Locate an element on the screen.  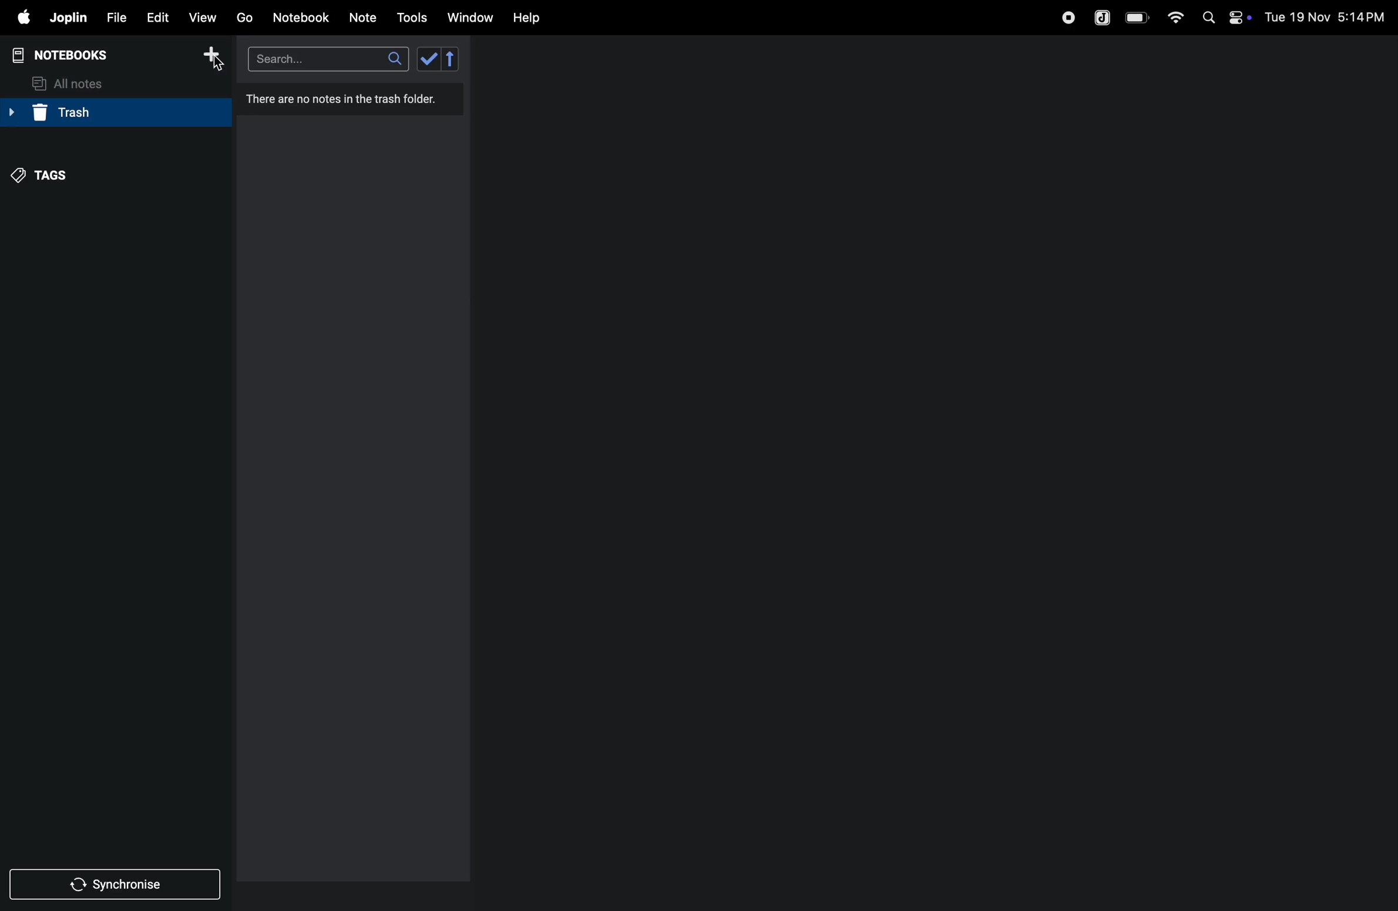
all notes is located at coordinates (70, 84).